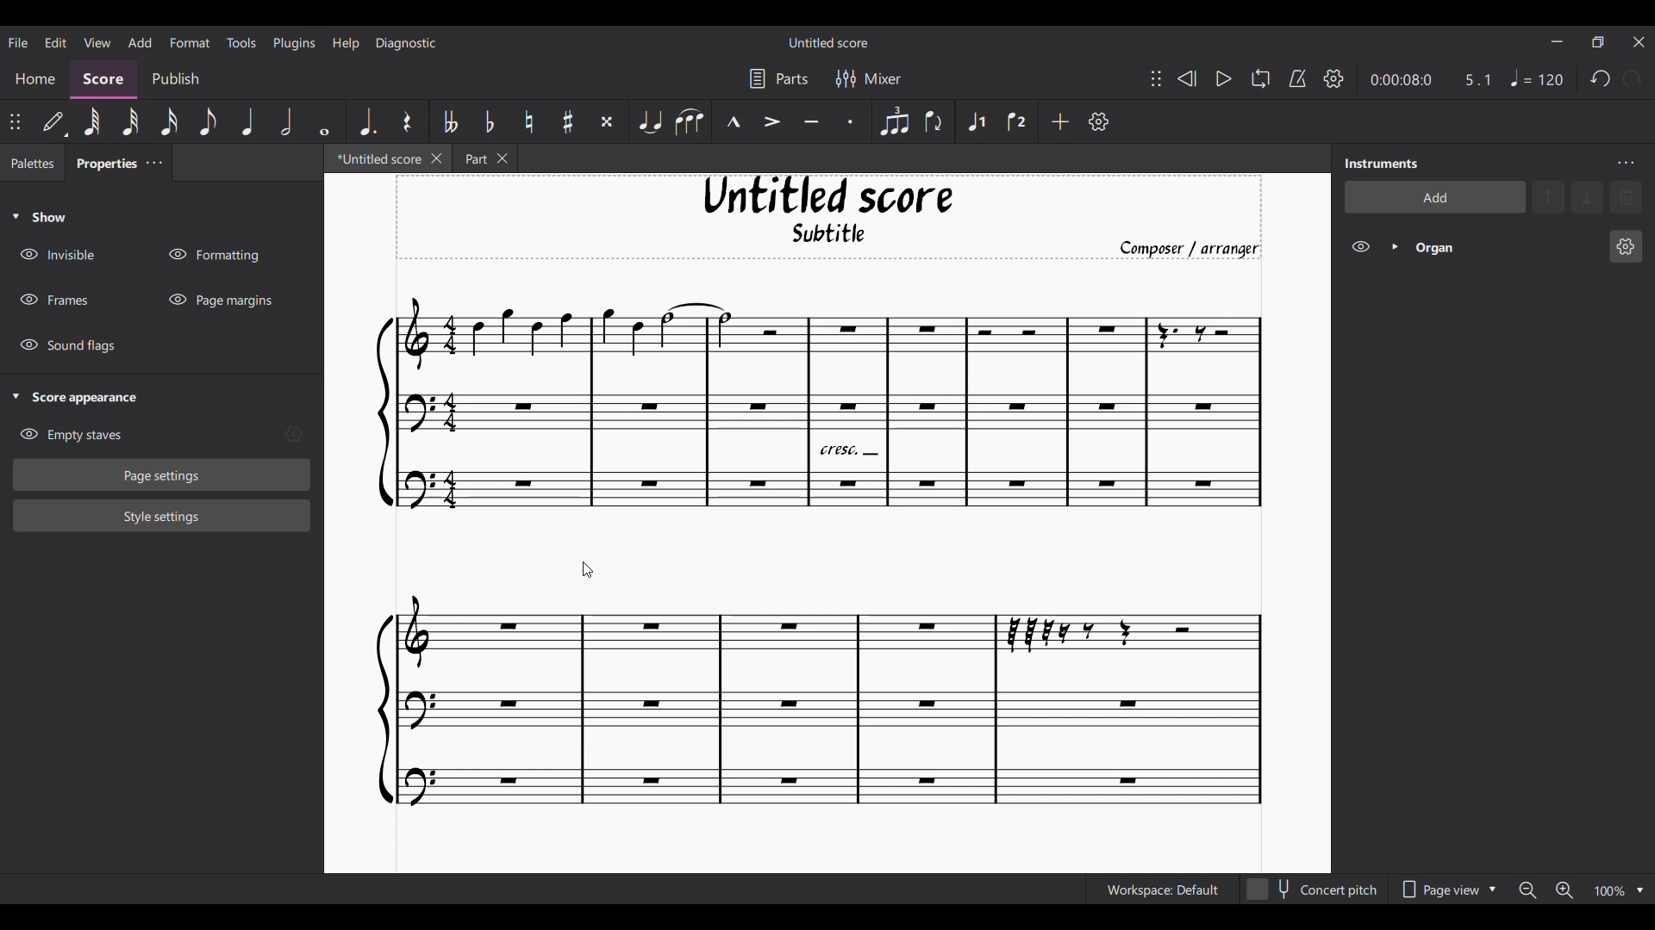 This screenshot has height=930, width=1655. What do you see at coordinates (1640, 890) in the screenshot?
I see `Zoom options` at bounding box center [1640, 890].